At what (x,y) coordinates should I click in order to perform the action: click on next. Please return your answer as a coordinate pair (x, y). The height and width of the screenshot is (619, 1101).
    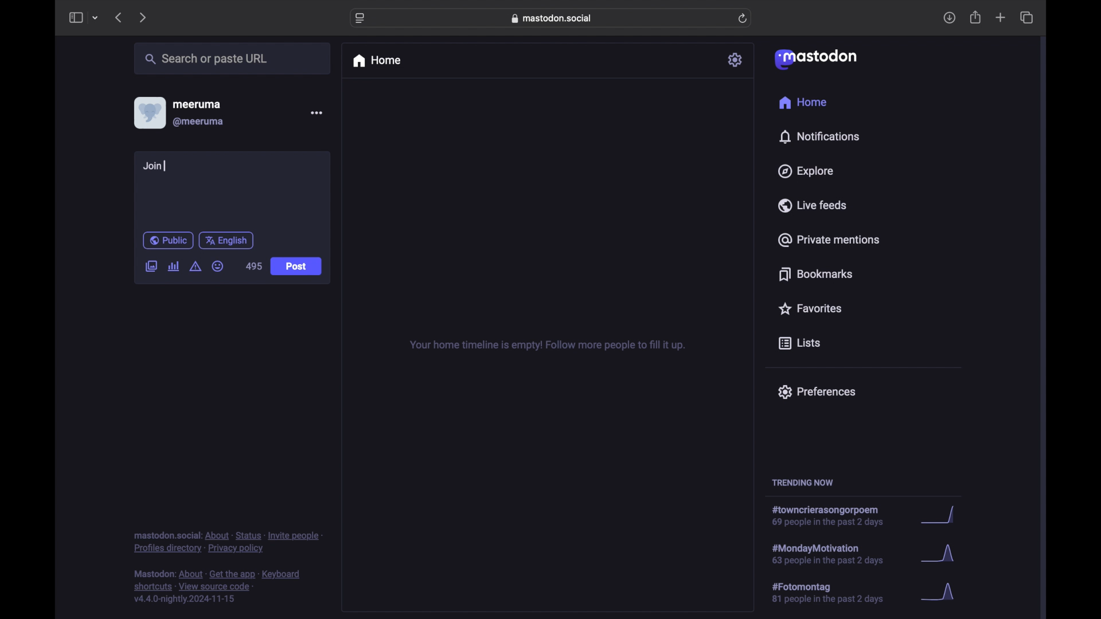
    Looking at the image, I should click on (144, 17).